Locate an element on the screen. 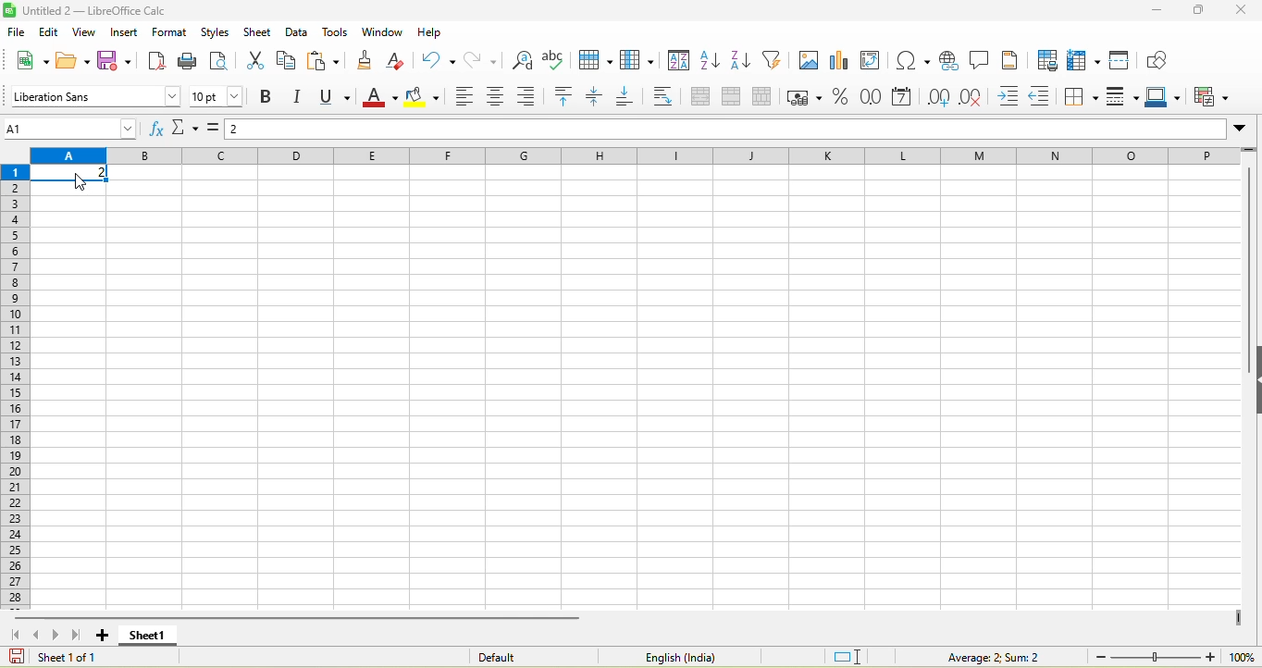 The height and width of the screenshot is (668, 1262). border color is located at coordinates (1167, 98).